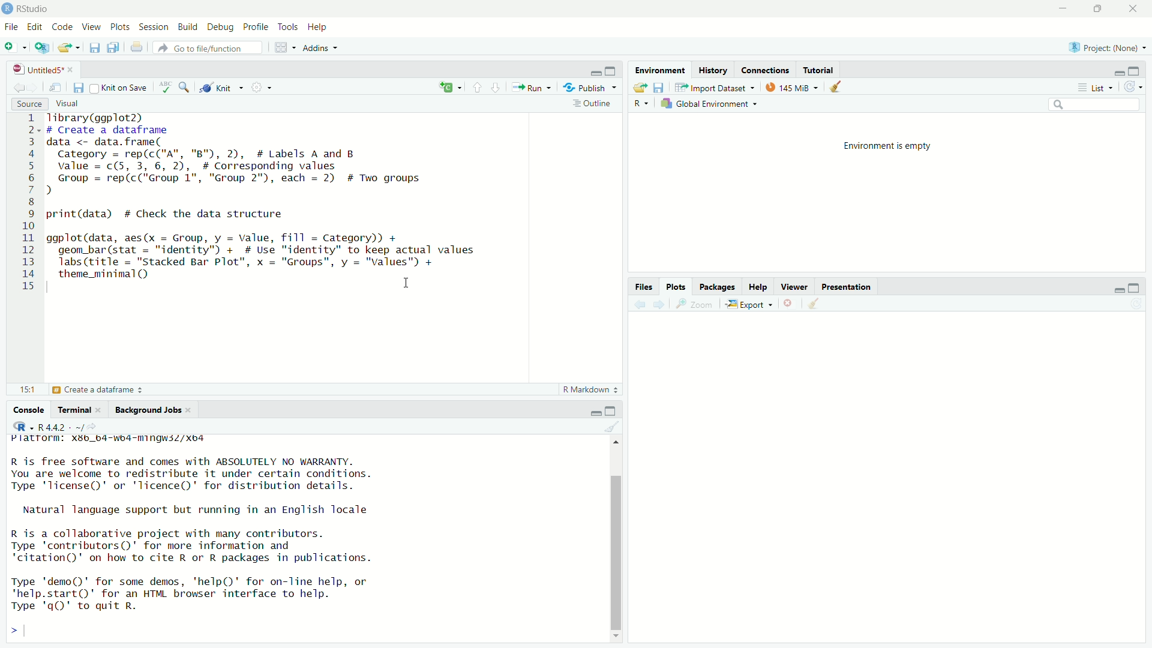 The width and height of the screenshot is (1152, 648). Describe the element at coordinates (41, 68) in the screenshot. I see `Untitled5*` at that location.